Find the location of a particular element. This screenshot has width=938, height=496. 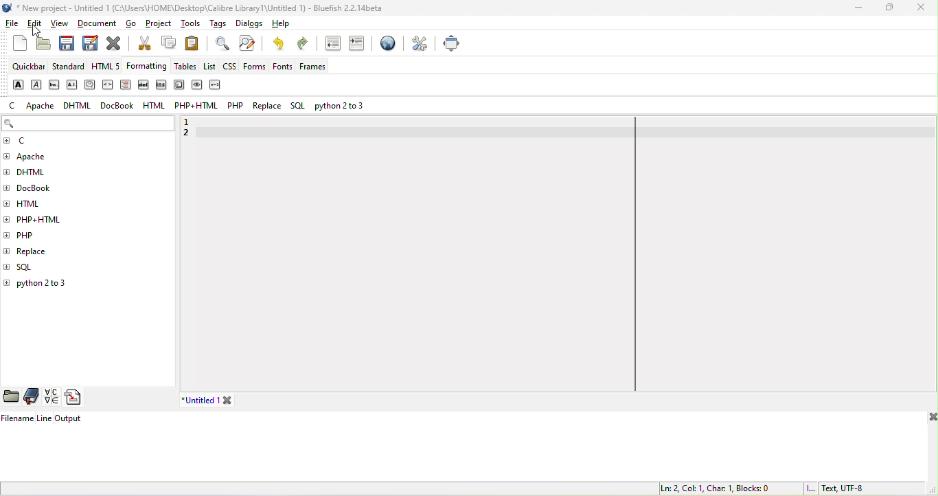

html is located at coordinates (35, 202).